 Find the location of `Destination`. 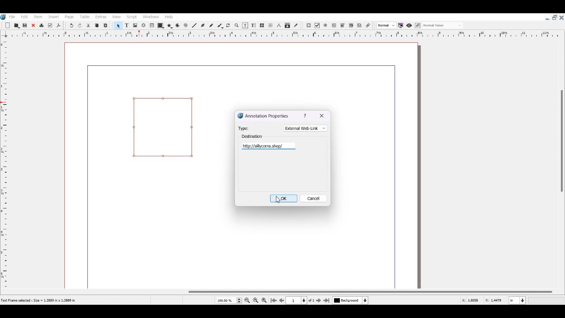

Destination is located at coordinates (263, 137).